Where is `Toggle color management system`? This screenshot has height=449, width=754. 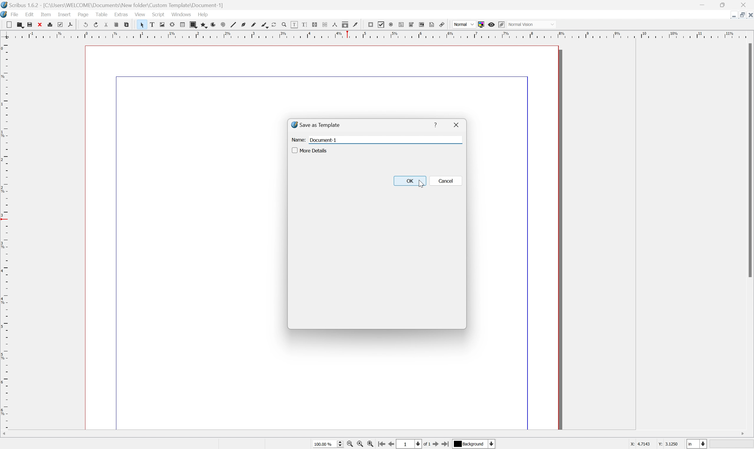 Toggle color management system is located at coordinates (482, 24).